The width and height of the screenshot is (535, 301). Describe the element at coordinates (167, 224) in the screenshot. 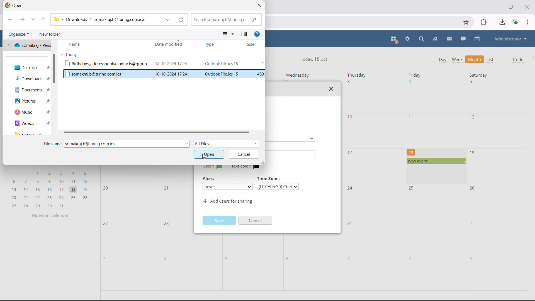

I see `28` at that location.